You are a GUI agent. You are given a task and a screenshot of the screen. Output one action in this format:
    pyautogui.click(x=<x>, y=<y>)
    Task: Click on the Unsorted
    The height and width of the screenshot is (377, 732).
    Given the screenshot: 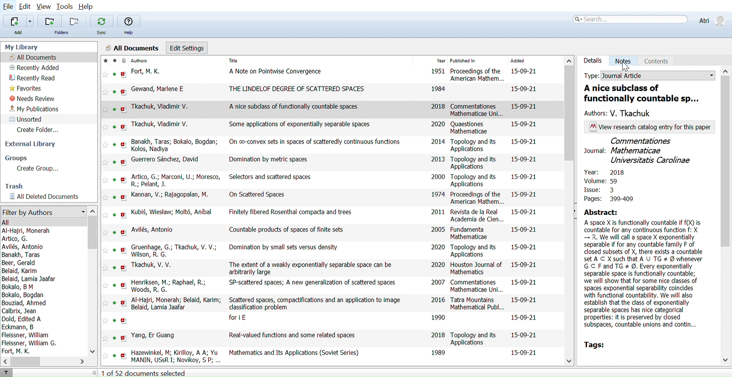 What is the action you would take?
    pyautogui.click(x=26, y=119)
    